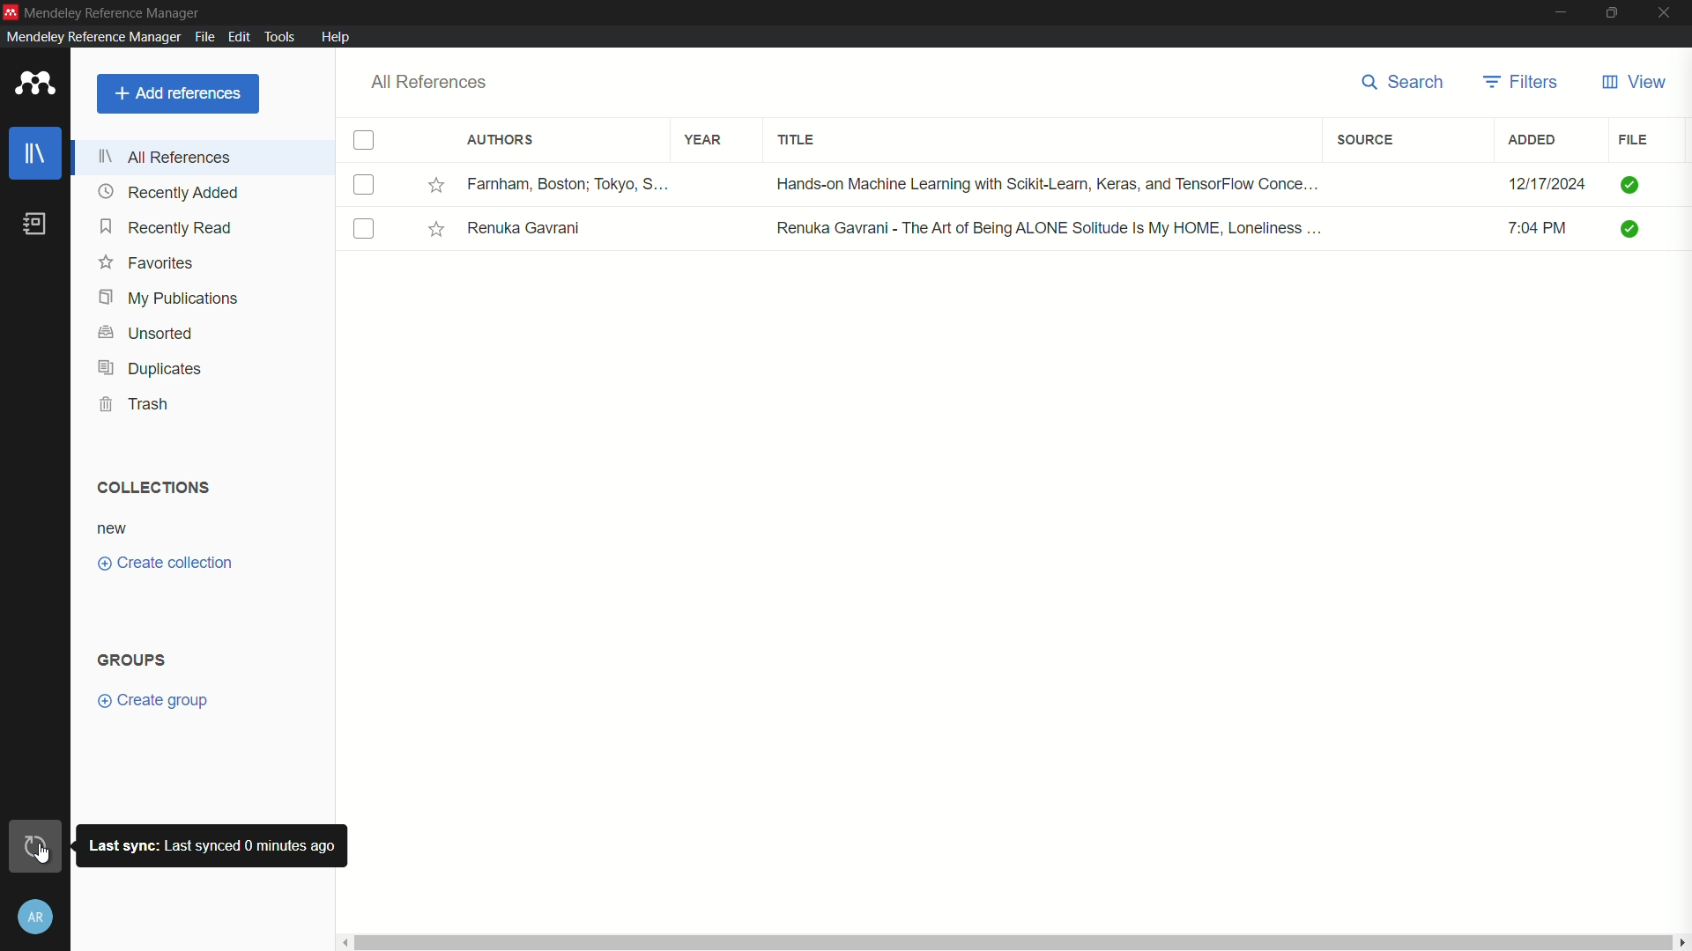 This screenshot has height=951, width=1692. Describe the element at coordinates (91, 36) in the screenshot. I see `mendeley reference manager` at that location.